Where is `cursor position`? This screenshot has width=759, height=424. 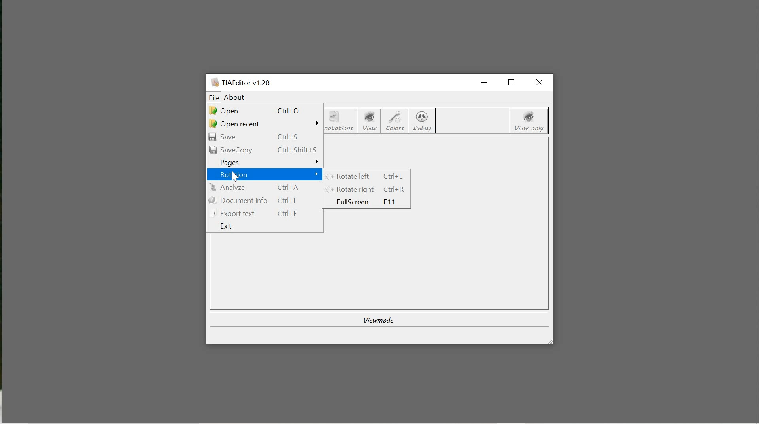
cursor position is located at coordinates (236, 177).